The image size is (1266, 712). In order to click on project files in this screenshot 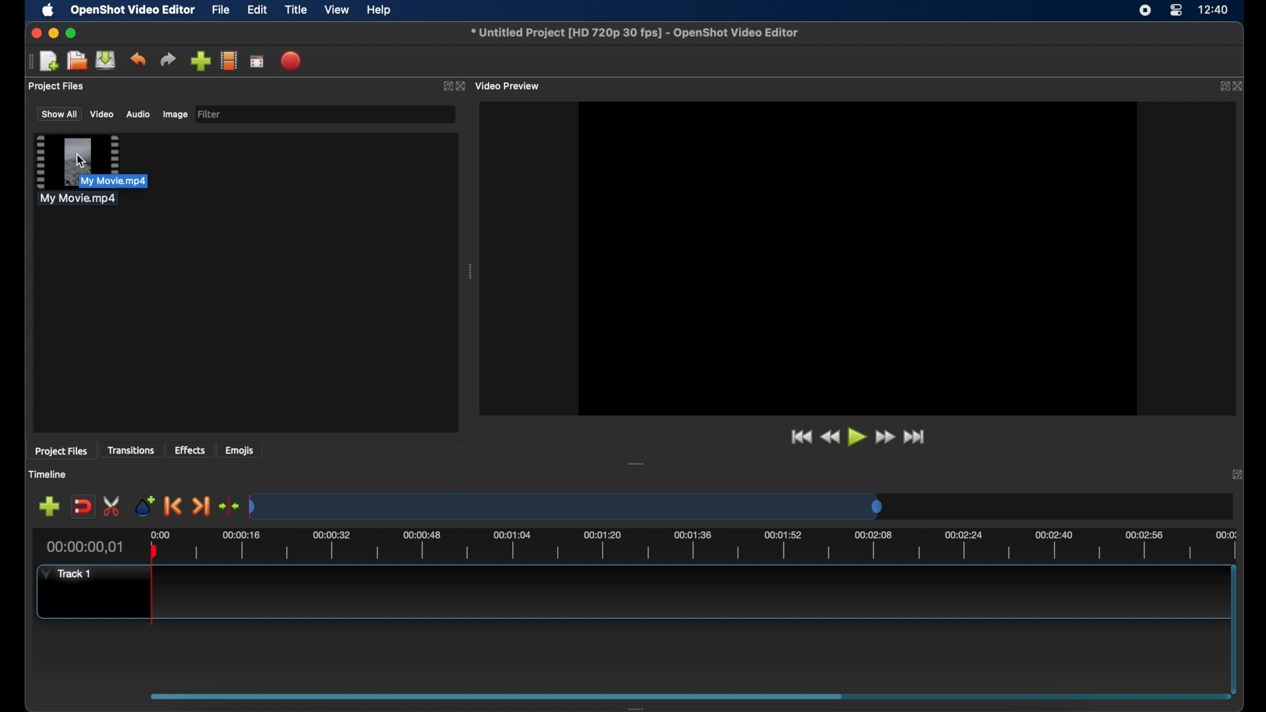, I will do `click(61, 452)`.